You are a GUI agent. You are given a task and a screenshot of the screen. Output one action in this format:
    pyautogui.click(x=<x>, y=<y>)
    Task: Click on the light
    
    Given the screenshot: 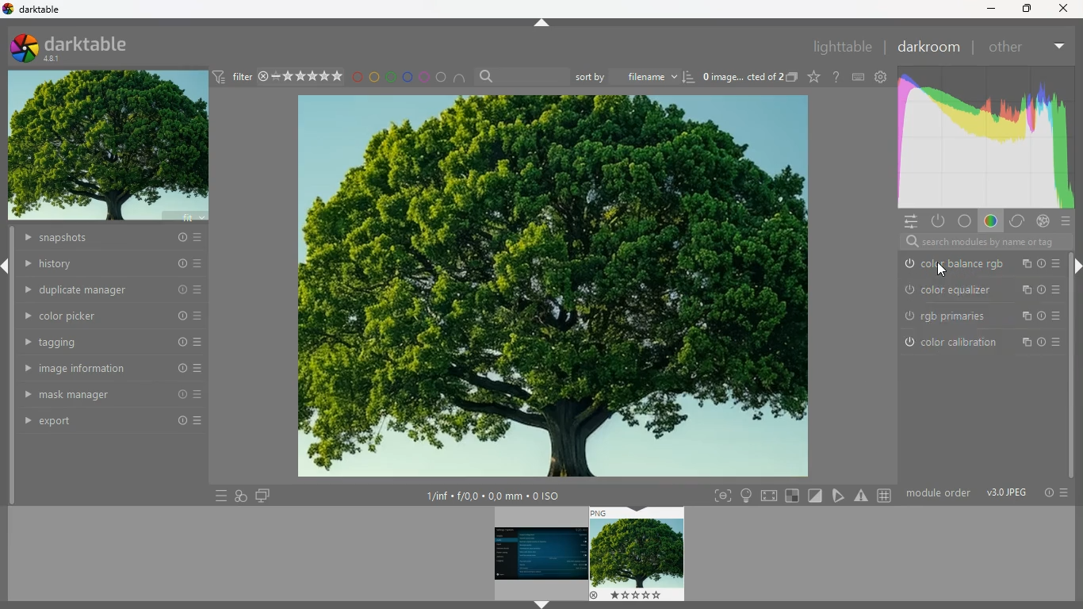 What is the action you would take?
    pyautogui.click(x=746, y=496)
    